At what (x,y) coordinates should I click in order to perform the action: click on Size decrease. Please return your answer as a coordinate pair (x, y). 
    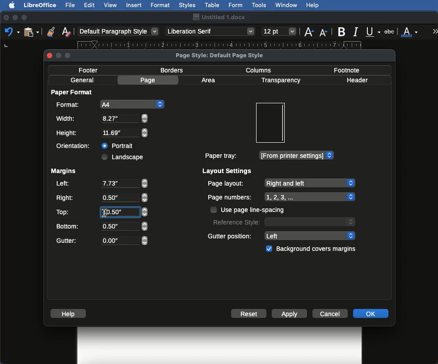
    Looking at the image, I should click on (325, 32).